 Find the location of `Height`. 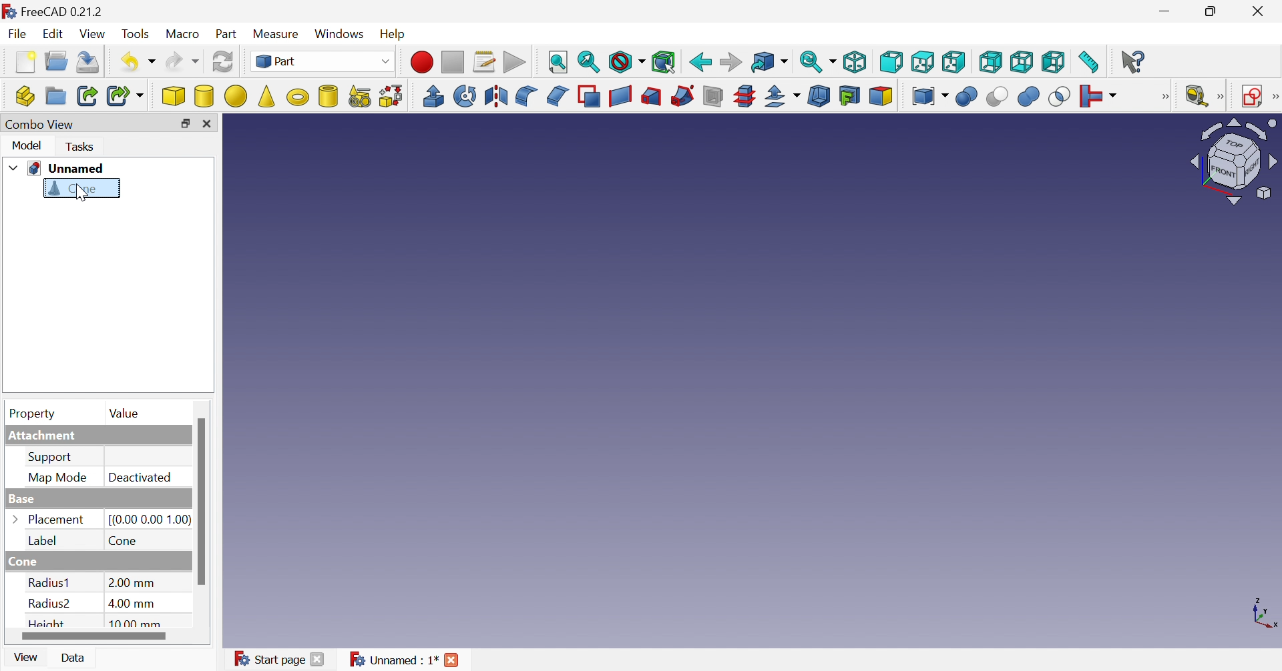

Height is located at coordinates (47, 624).